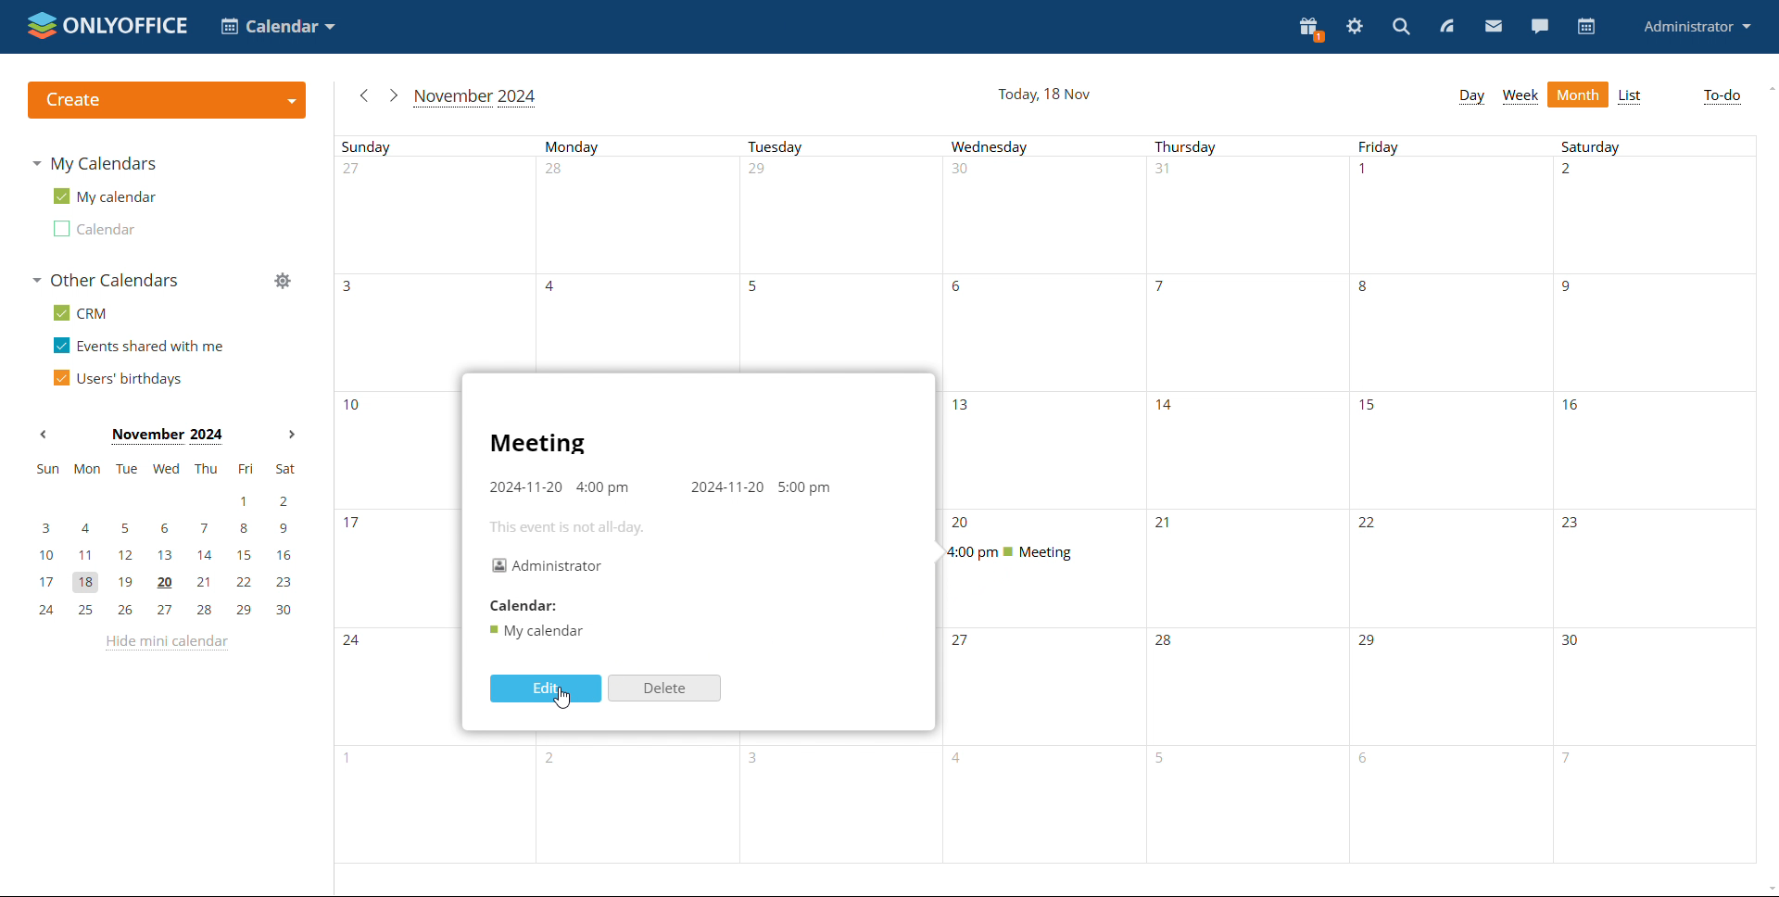 The image size is (1779, 897). Describe the element at coordinates (537, 445) in the screenshot. I see `meeting title` at that location.